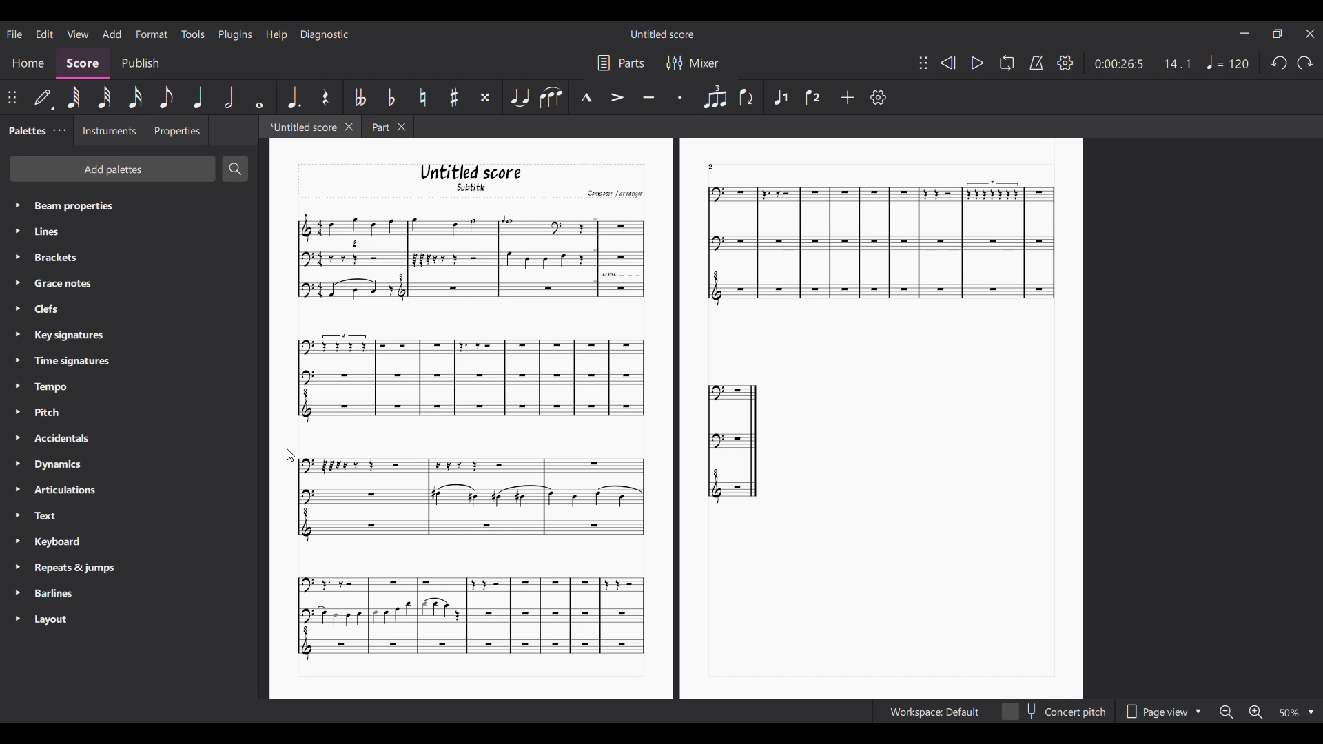  Describe the element at coordinates (166, 97) in the screenshot. I see `8th note` at that location.